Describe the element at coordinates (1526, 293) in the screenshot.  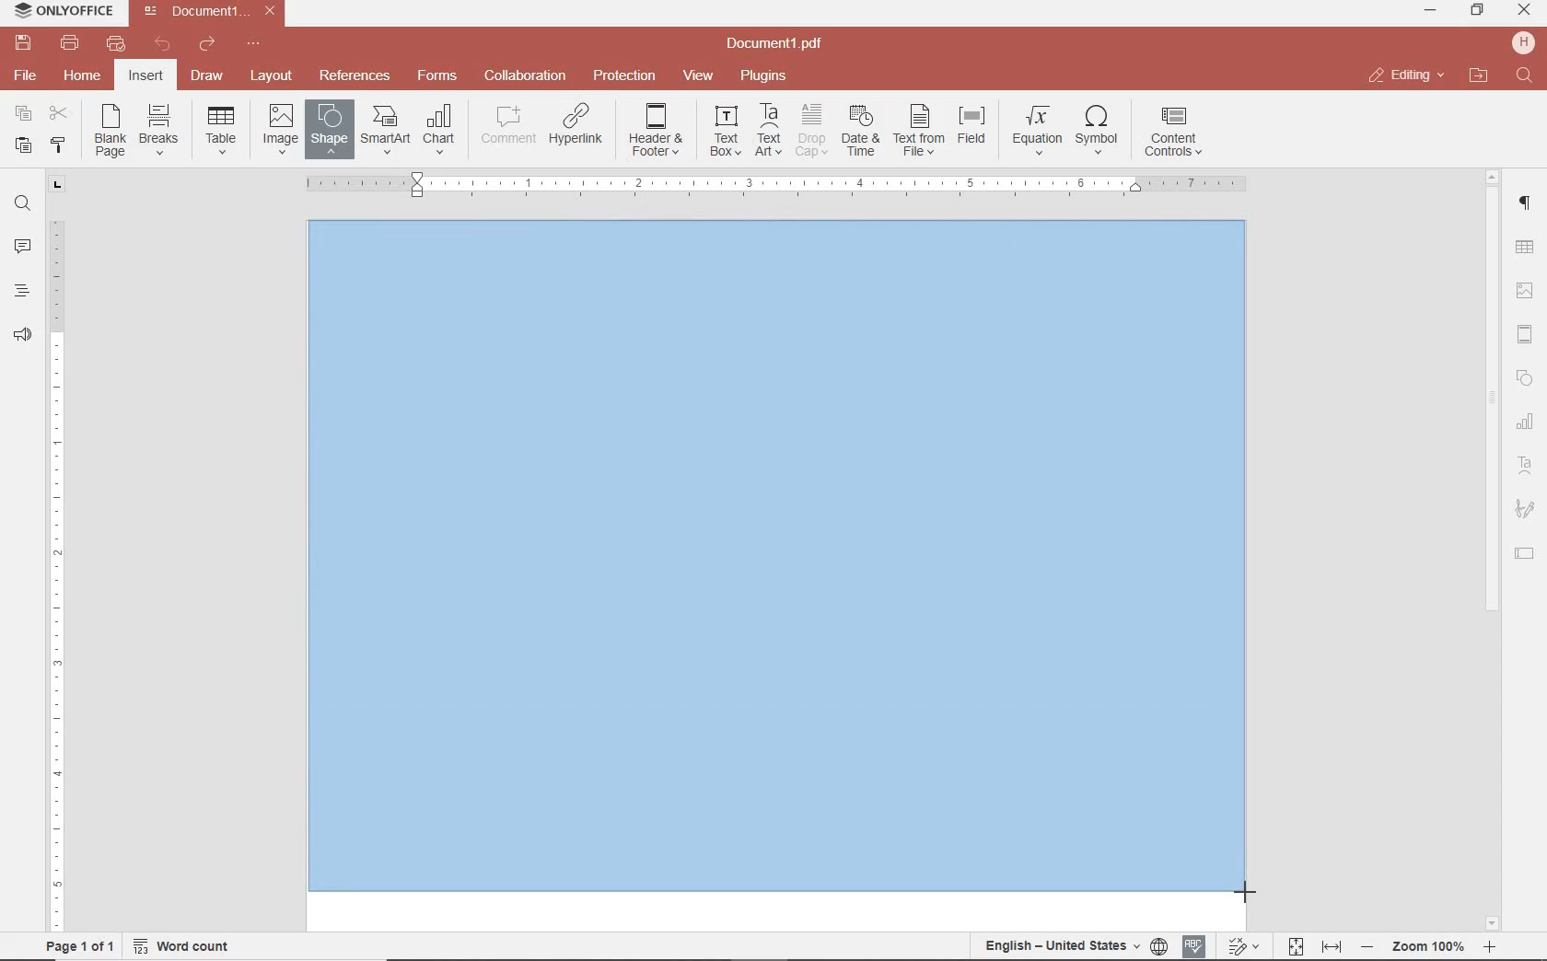
I see `IMAGE` at that location.